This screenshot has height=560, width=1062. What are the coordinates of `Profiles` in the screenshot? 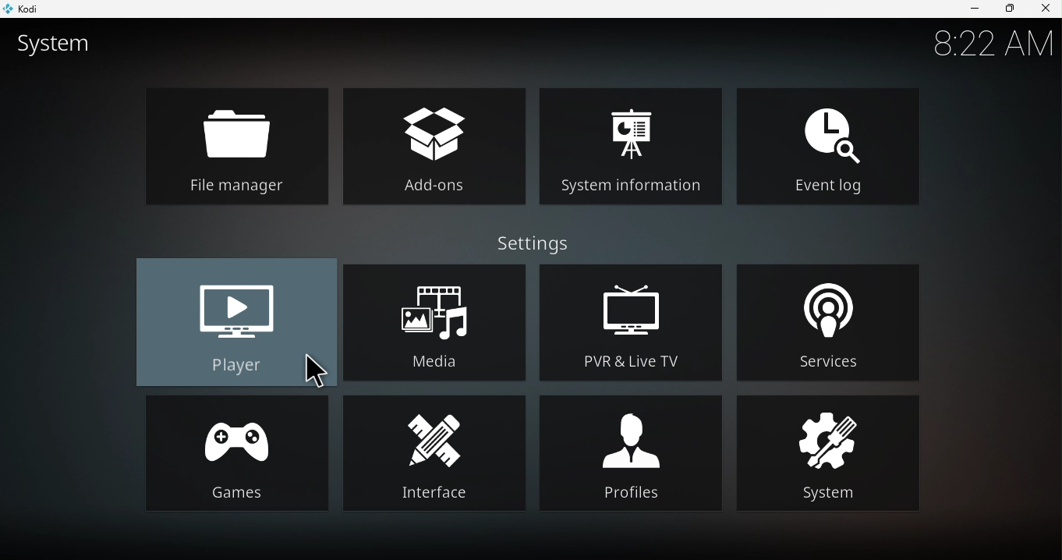 It's located at (631, 452).